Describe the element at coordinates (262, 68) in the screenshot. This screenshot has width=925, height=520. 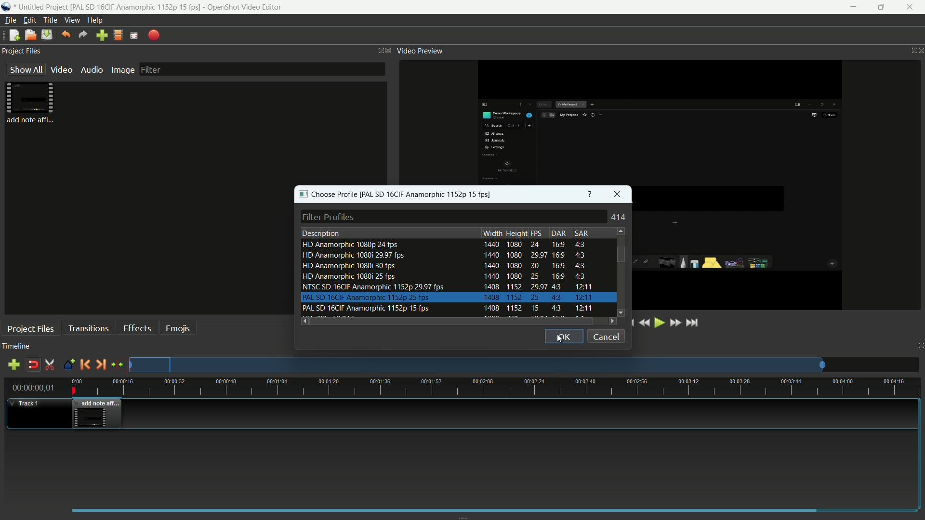
I see `filter bar` at that location.